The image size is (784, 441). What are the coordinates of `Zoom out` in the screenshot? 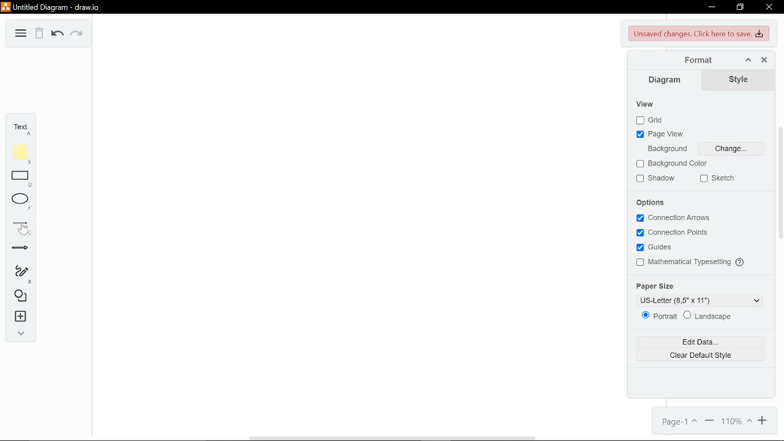 It's located at (711, 421).